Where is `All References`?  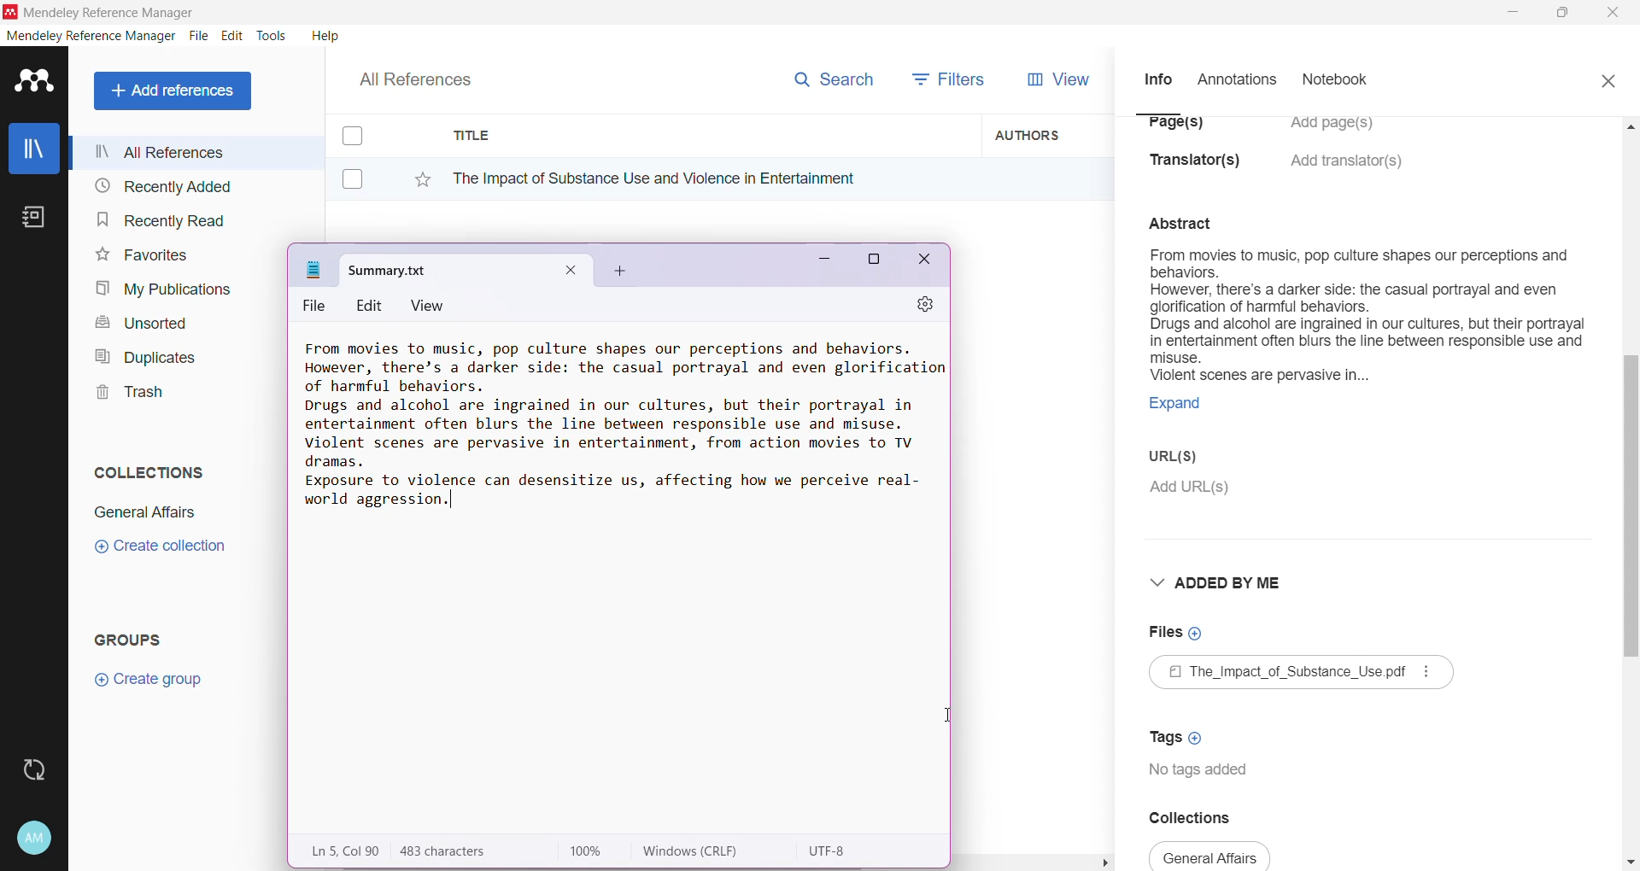
All References is located at coordinates (427, 75).